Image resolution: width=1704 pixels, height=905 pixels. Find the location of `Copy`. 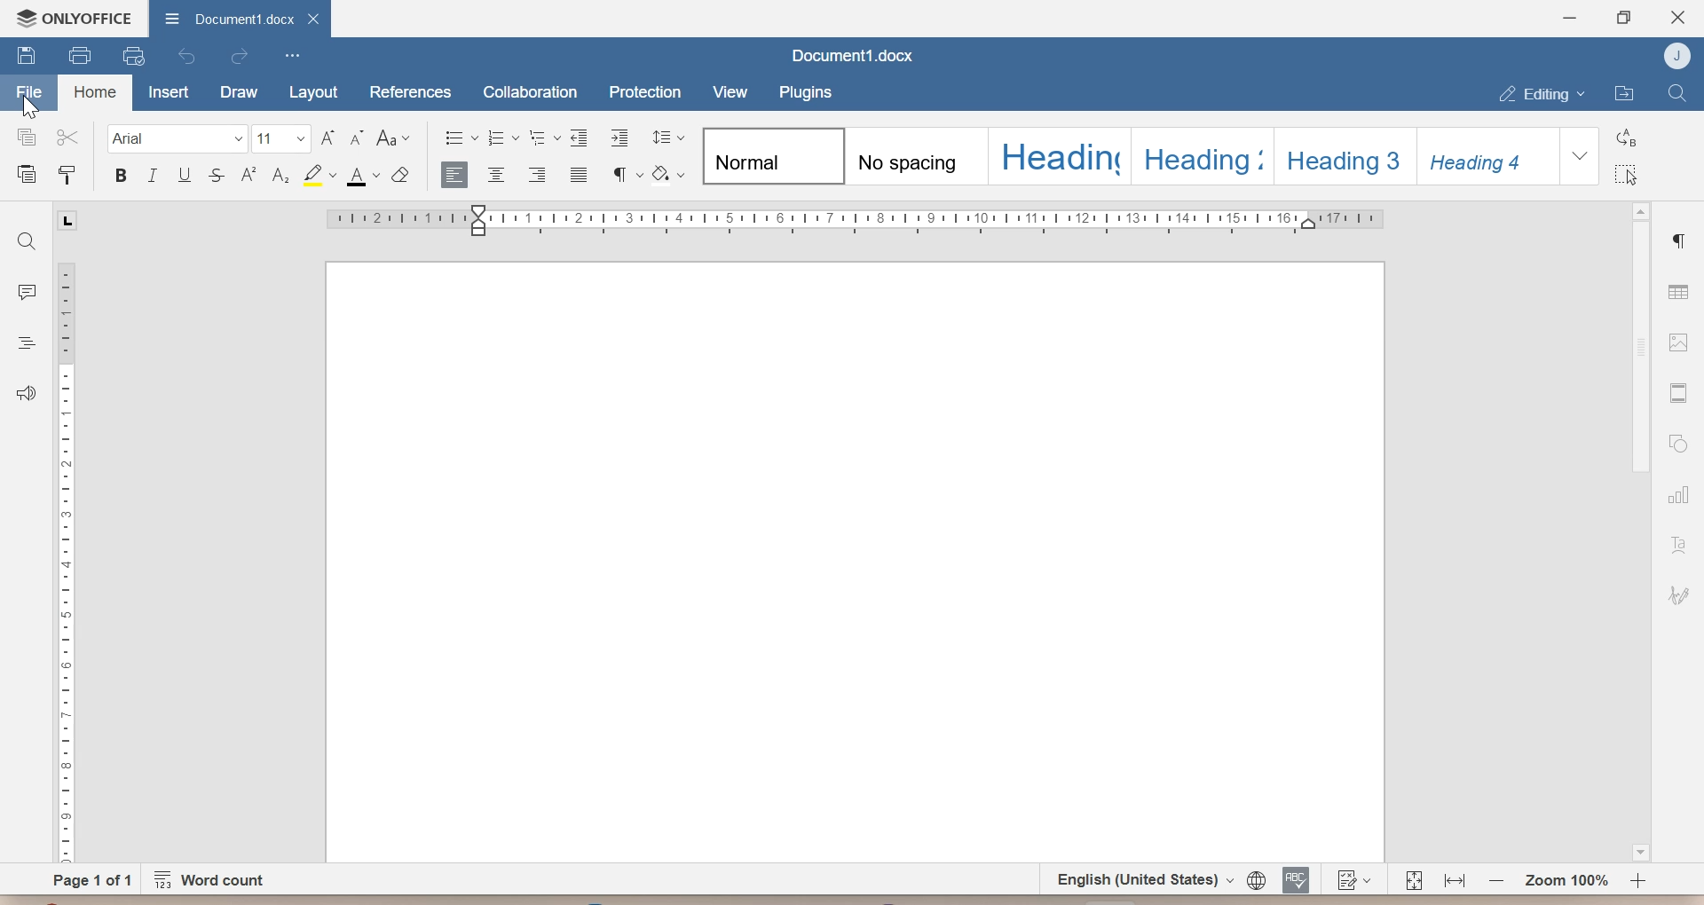

Copy is located at coordinates (20, 137).